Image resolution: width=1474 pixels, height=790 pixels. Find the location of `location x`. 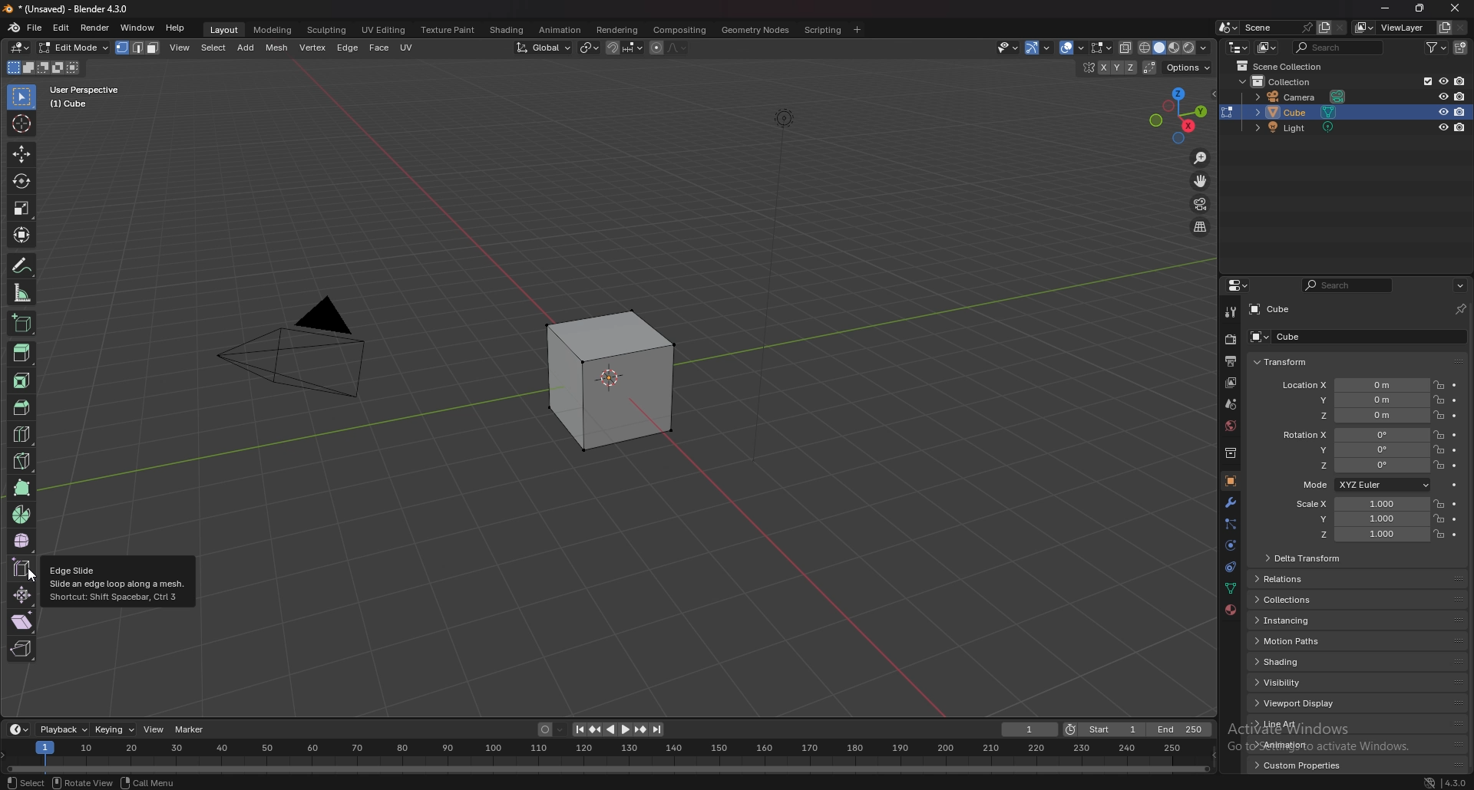

location x is located at coordinates (1350, 385).